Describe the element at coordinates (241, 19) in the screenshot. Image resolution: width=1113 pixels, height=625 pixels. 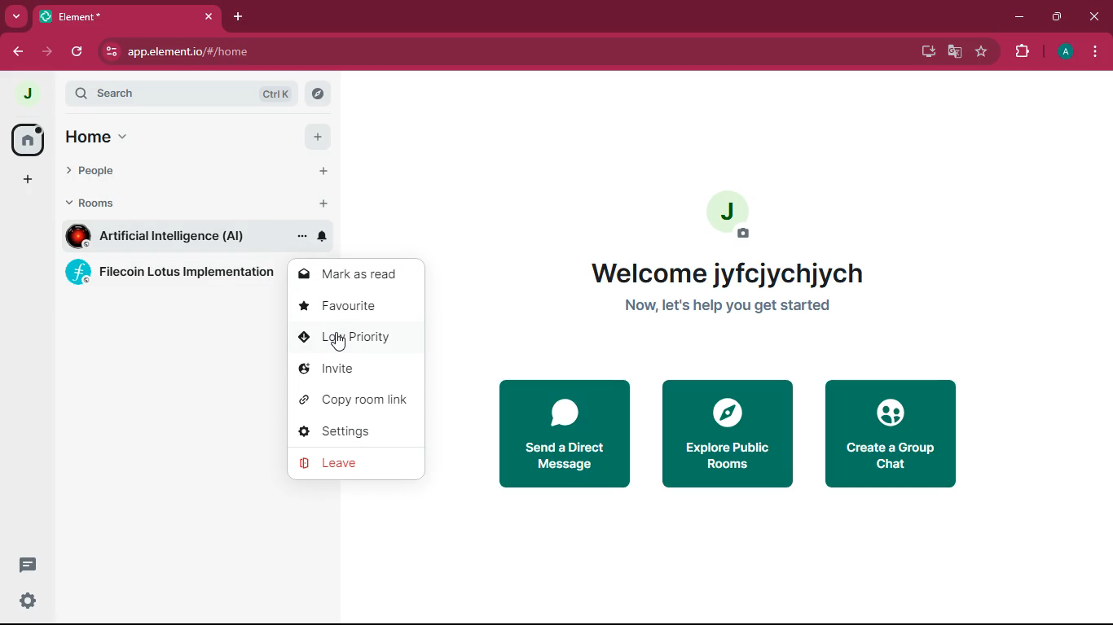
I see `add tab` at that location.